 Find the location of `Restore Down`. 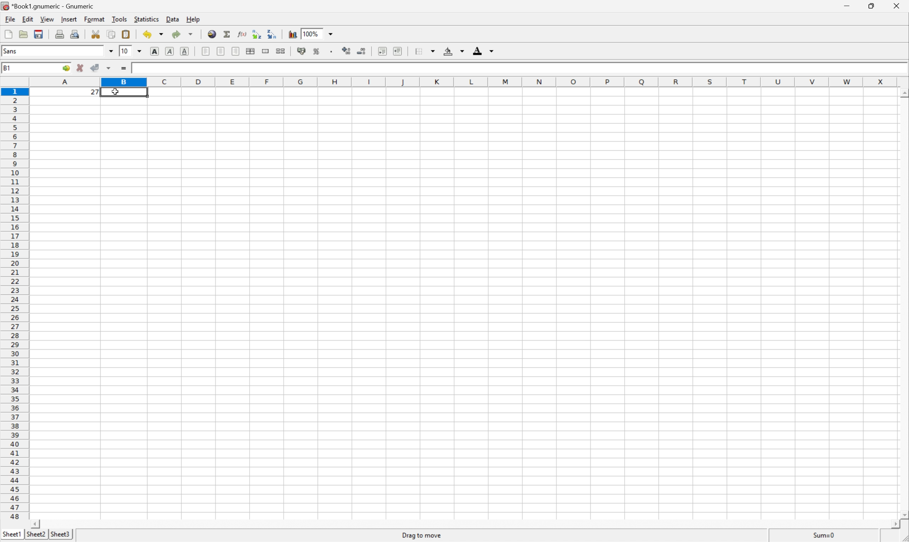

Restore Down is located at coordinates (870, 6).